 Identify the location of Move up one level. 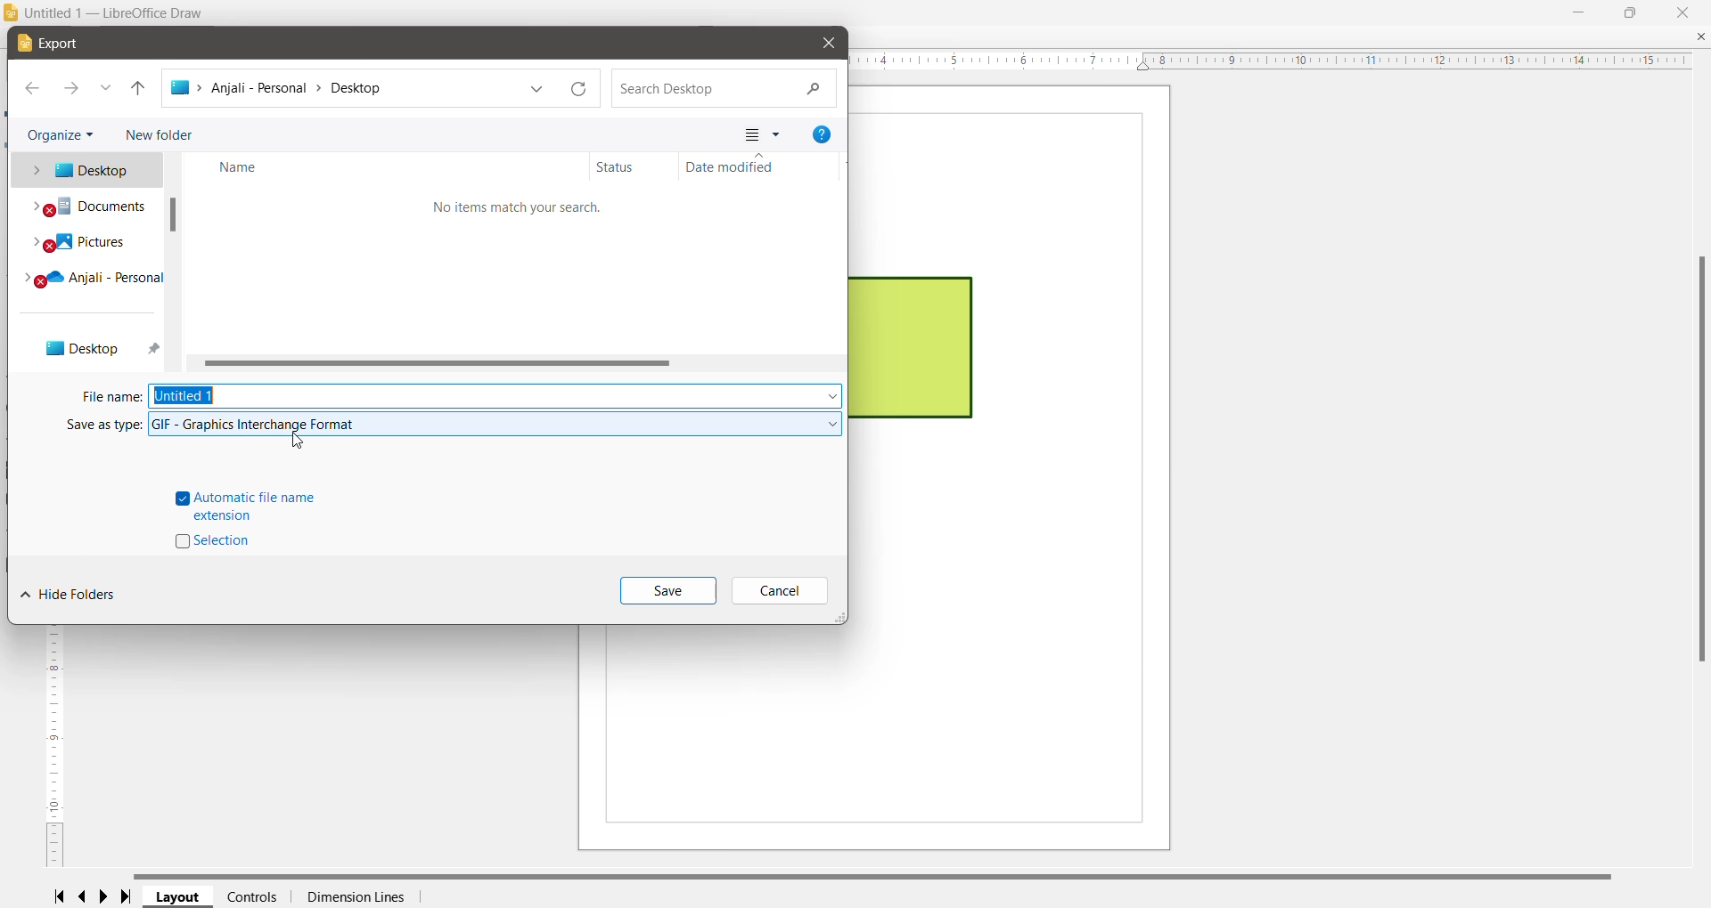
(138, 90).